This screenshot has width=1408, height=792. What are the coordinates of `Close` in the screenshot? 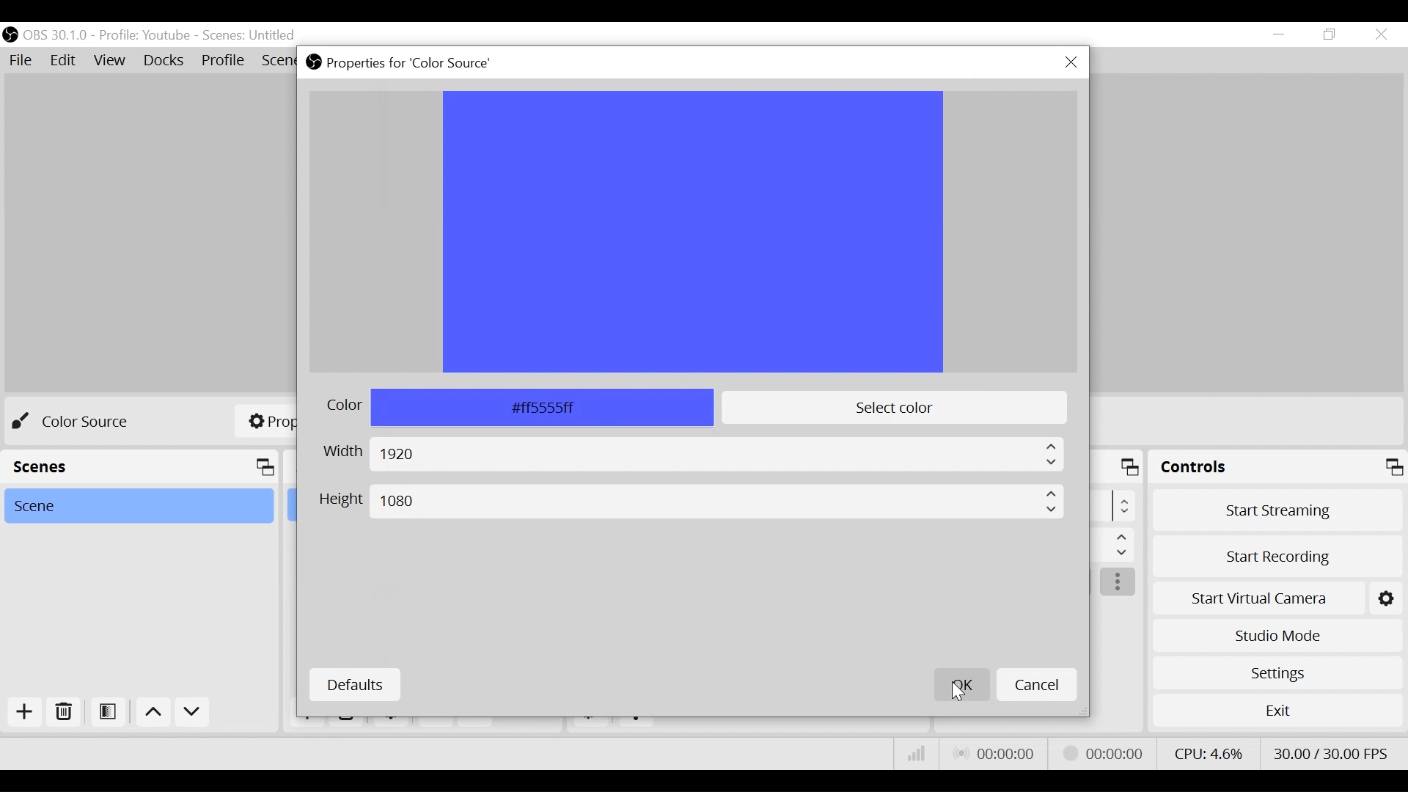 It's located at (1071, 64).